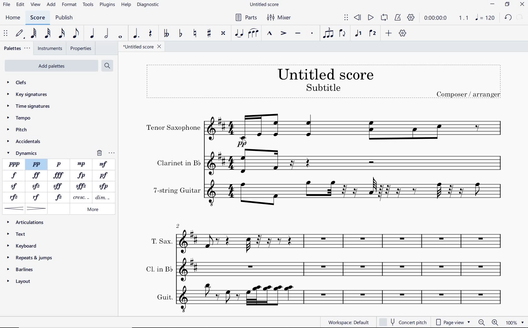 The height and width of the screenshot is (328, 528). Describe the element at coordinates (81, 186) in the screenshot. I see `SFFZ (SFORZATO)` at that location.